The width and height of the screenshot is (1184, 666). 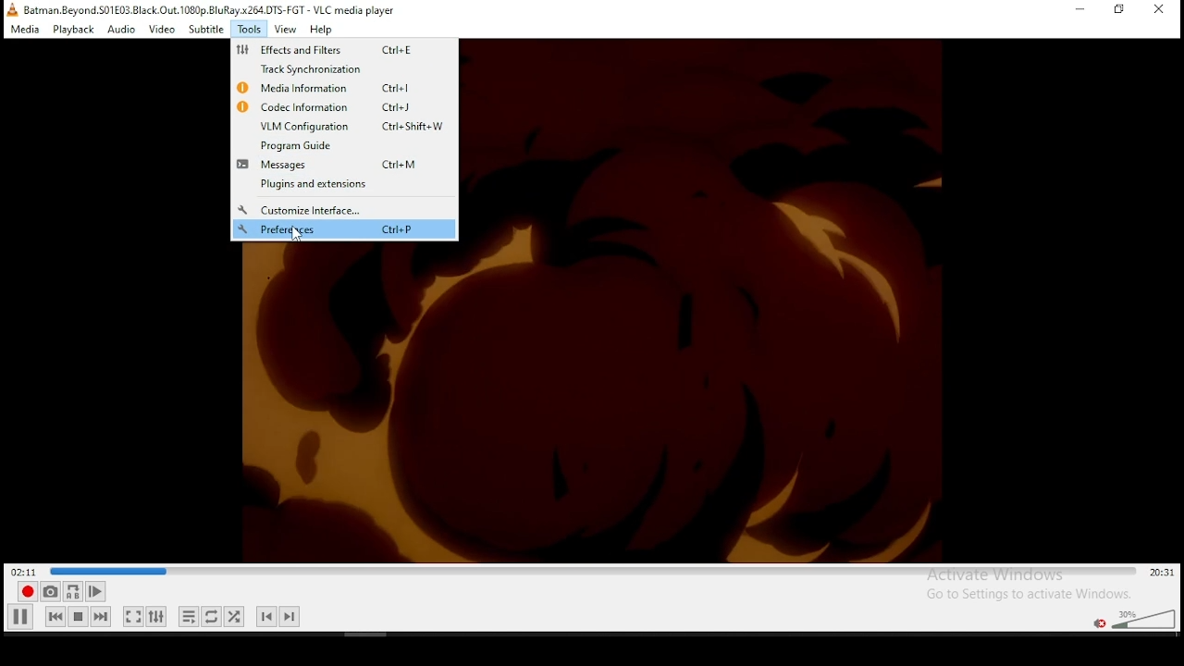 I want to click on previous media in playlist, skips backward when held, so click(x=55, y=616).